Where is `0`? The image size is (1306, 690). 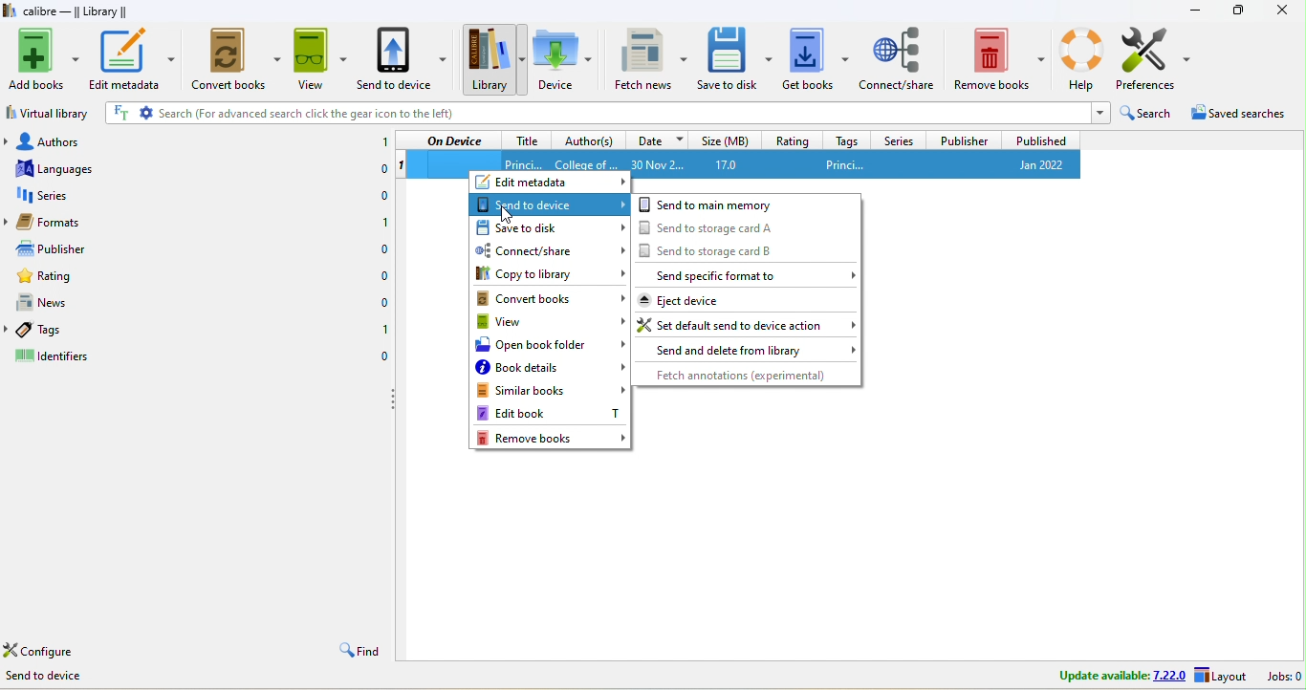 0 is located at coordinates (383, 357).